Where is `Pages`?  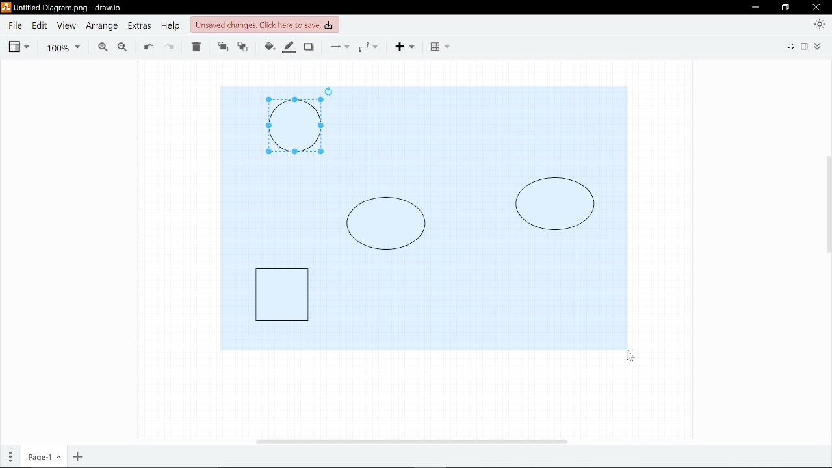
Pages is located at coordinates (9, 458).